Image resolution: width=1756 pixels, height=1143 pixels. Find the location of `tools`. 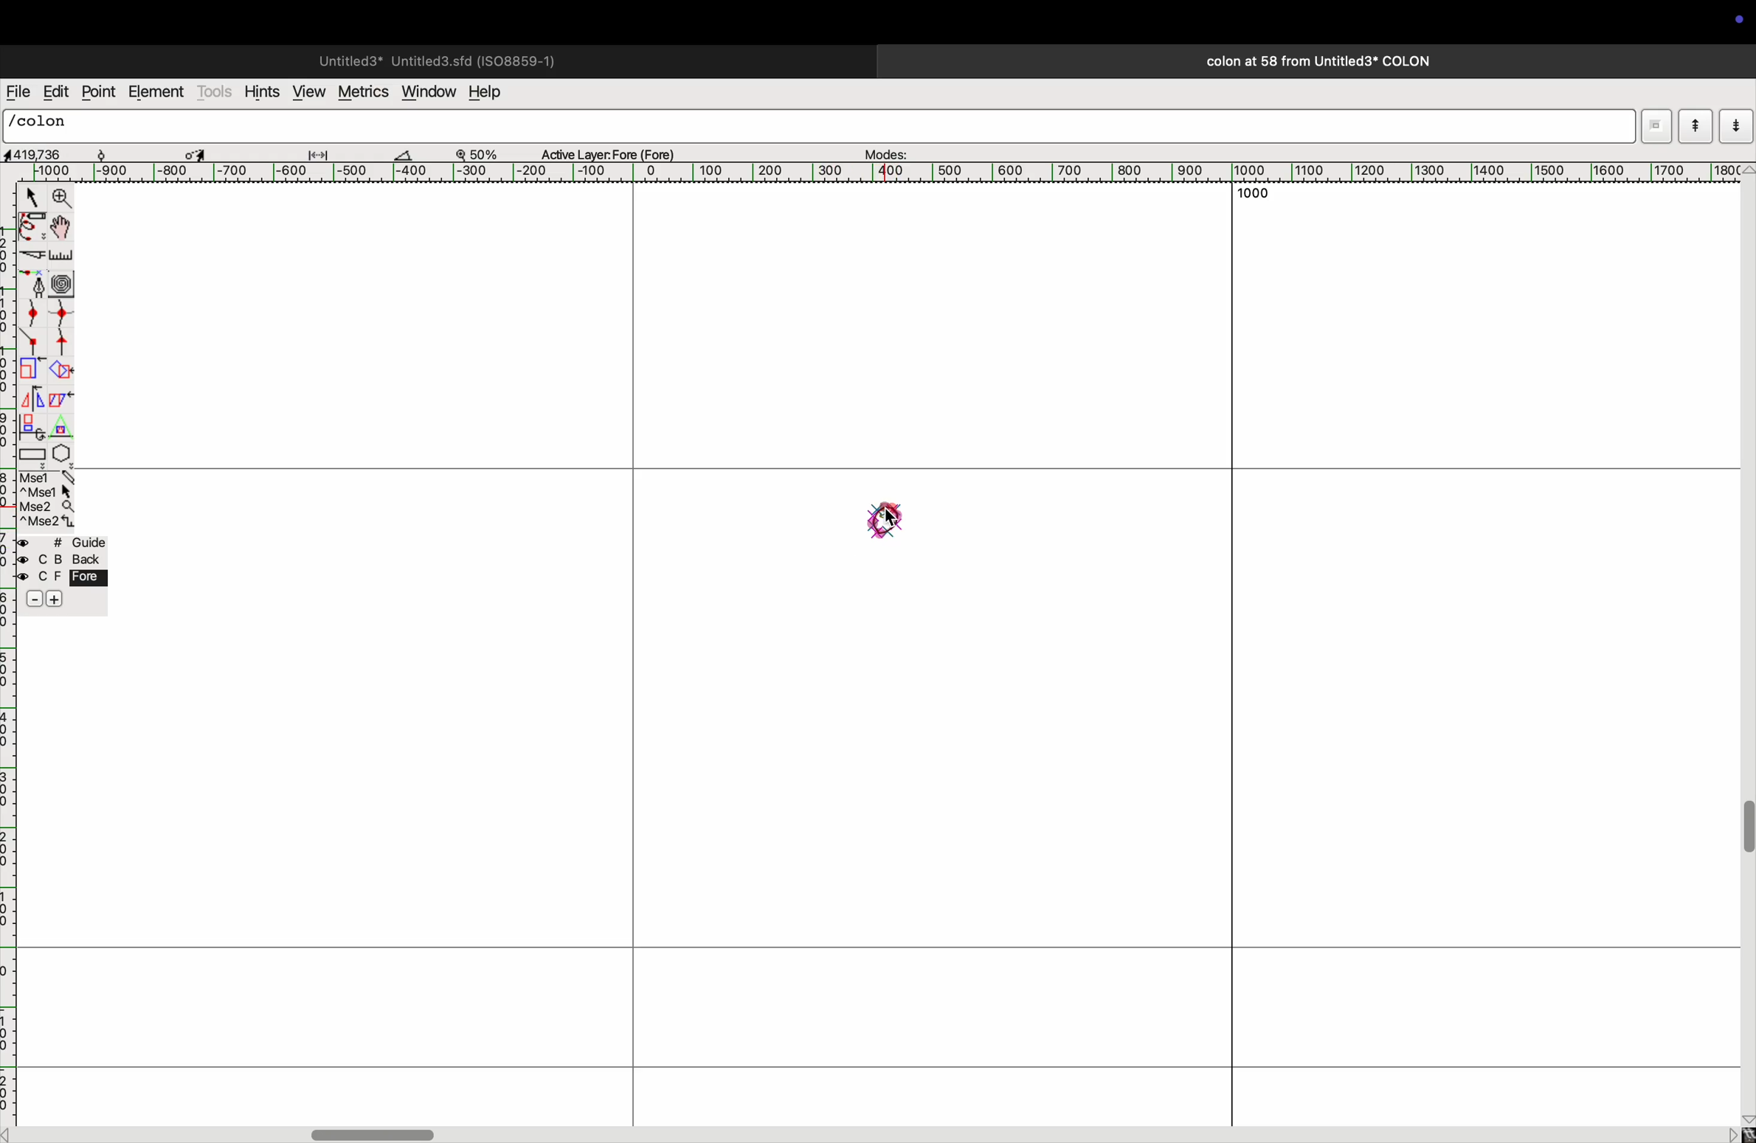

tools is located at coordinates (215, 91).